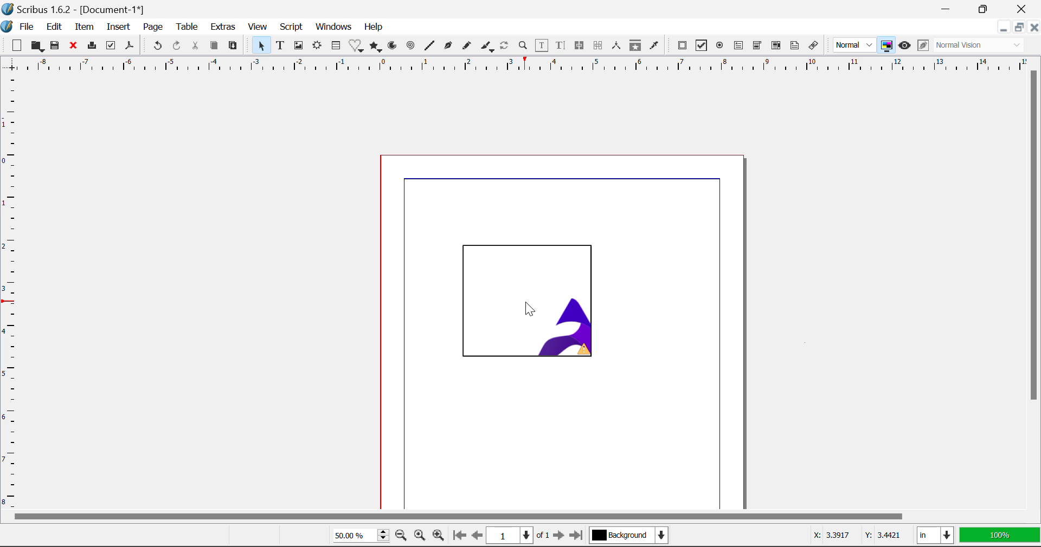  What do you see at coordinates (922, 47) in the screenshot?
I see `Edit in Preview` at bounding box center [922, 47].